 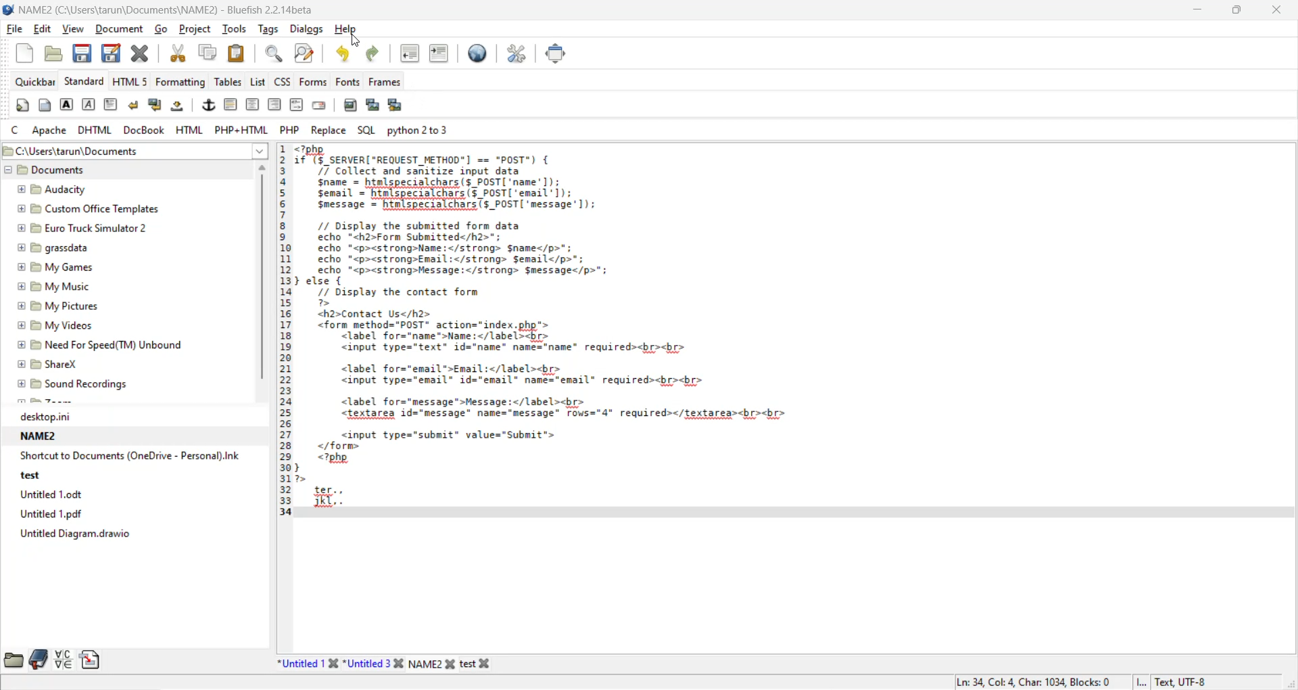 What do you see at coordinates (142, 53) in the screenshot?
I see `close file` at bounding box center [142, 53].